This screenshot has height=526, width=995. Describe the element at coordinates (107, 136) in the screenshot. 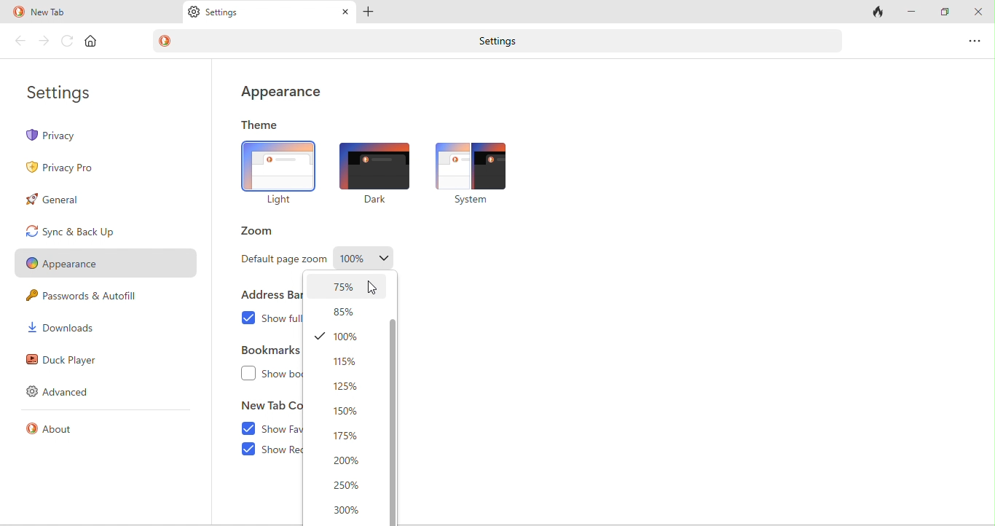

I see `privacy` at that location.